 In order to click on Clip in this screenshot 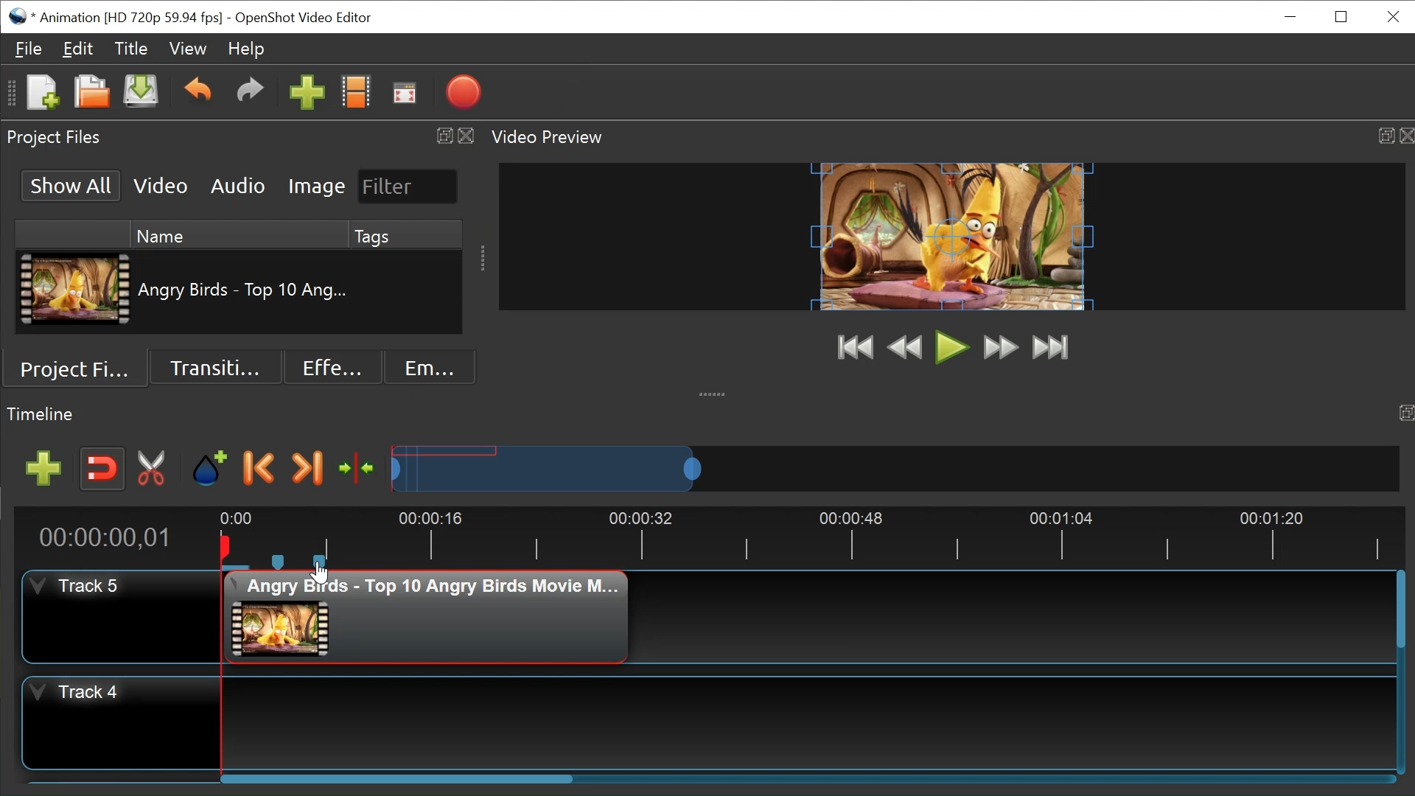, I will do `click(74, 290)`.